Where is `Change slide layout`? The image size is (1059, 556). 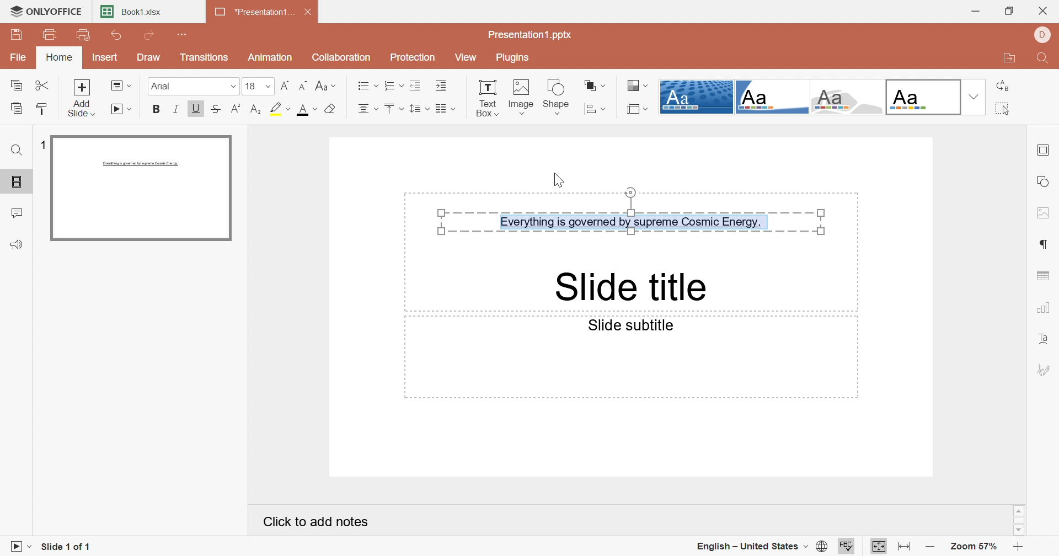 Change slide layout is located at coordinates (121, 84).